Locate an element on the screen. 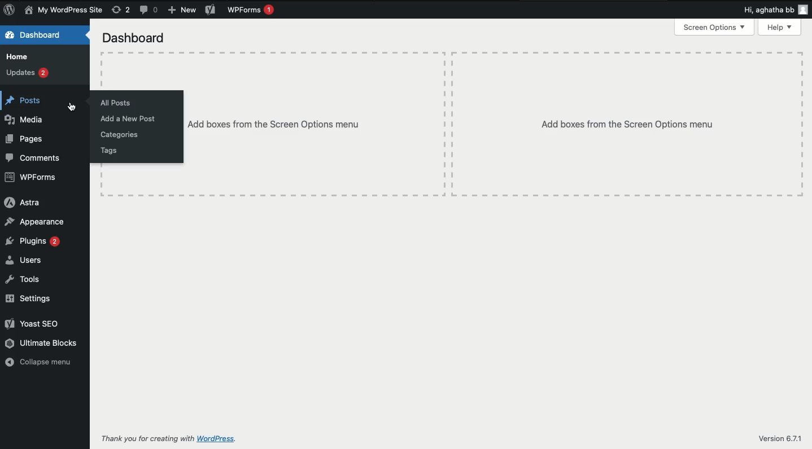 The width and height of the screenshot is (812, 449). WPForms is located at coordinates (253, 11).